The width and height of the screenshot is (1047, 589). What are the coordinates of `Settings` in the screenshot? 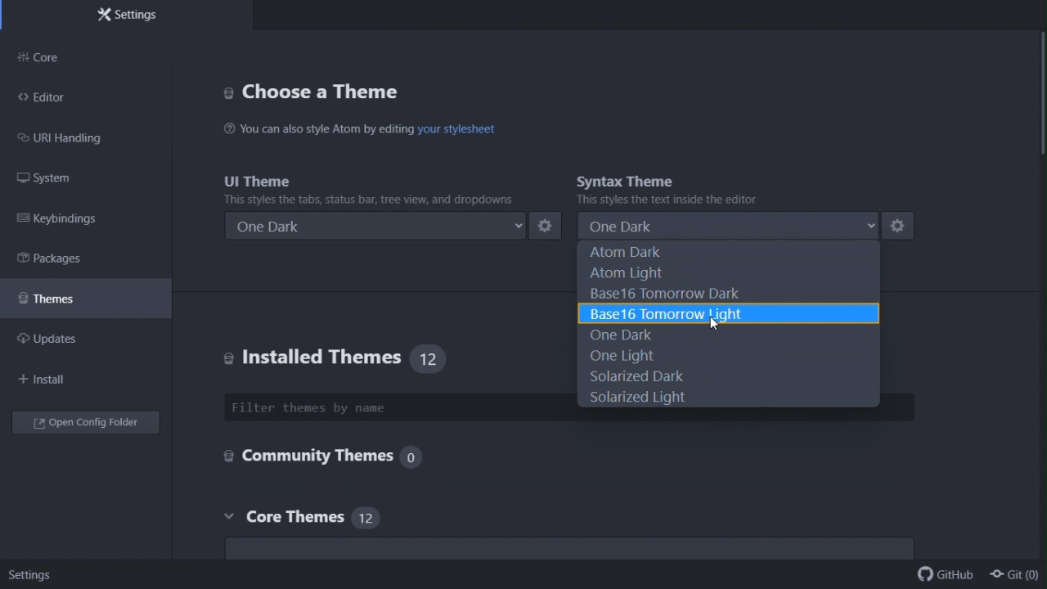 It's located at (128, 16).